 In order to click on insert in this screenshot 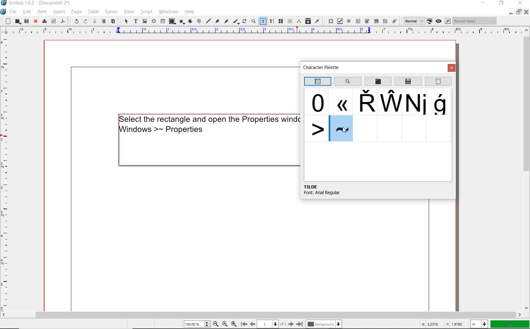, I will do `click(59, 12)`.